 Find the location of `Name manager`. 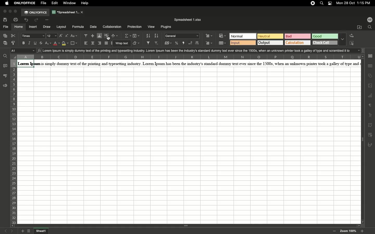

Name manager is located at coordinates (23, 51).